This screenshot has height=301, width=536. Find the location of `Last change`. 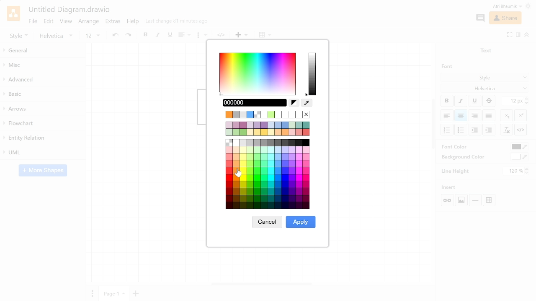

Last change is located at coordinates (177, 23).